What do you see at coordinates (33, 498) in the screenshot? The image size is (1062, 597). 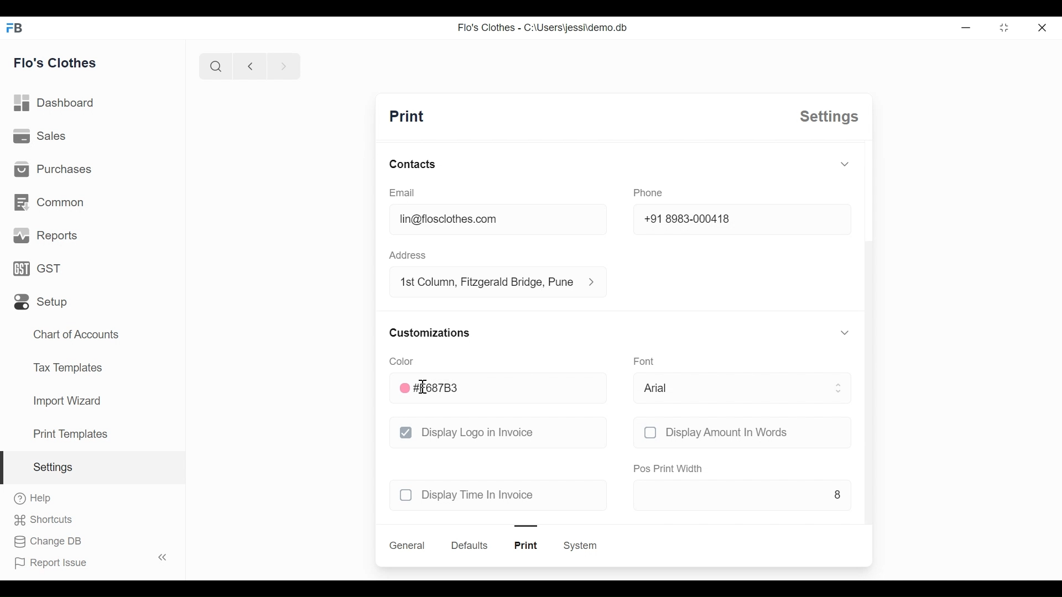 I see `help` at bounding box center [33, 498].